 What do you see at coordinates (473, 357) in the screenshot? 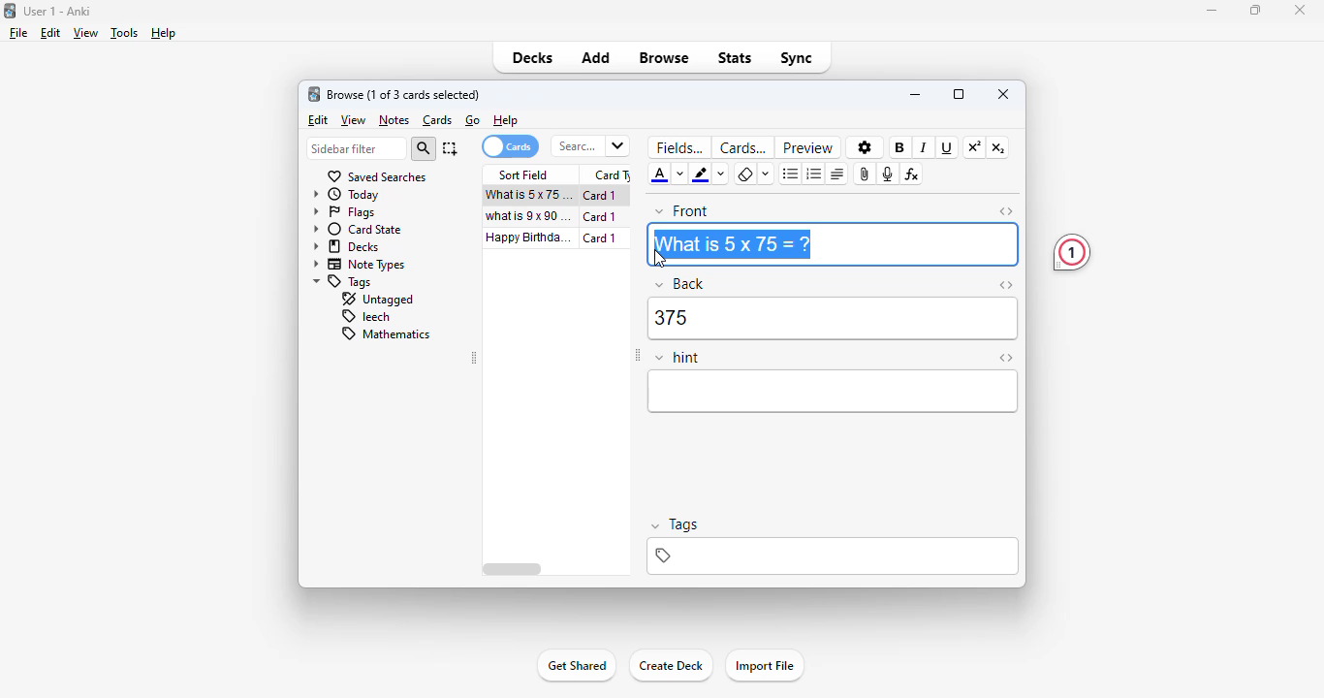
I see `toggle sidebar` at bounding box center [473, 357].